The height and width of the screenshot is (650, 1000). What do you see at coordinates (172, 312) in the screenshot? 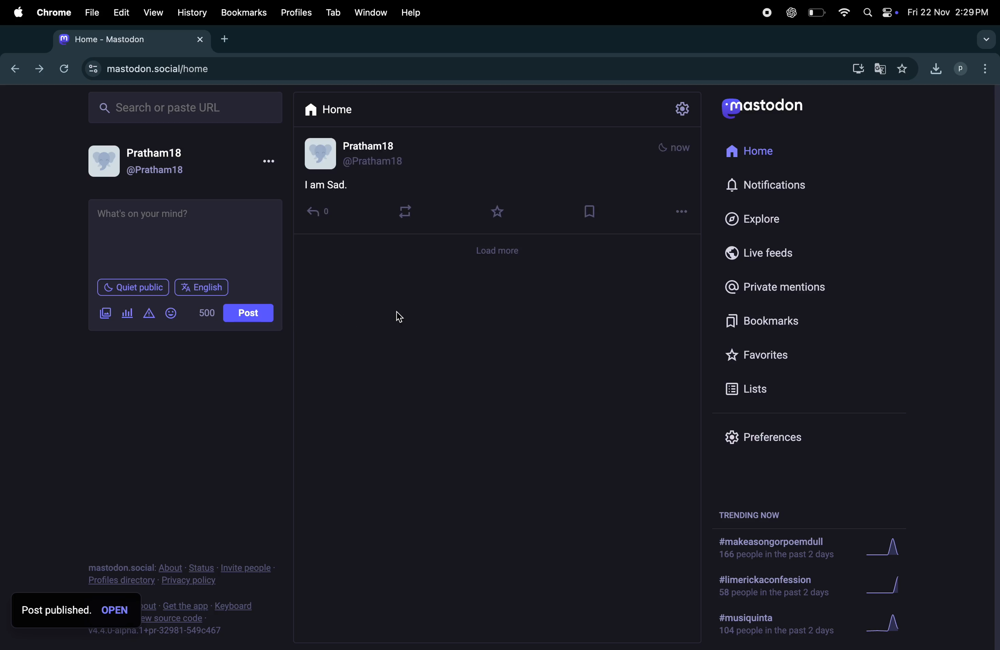
I see `add emoji` at bounding box center [172, 312].